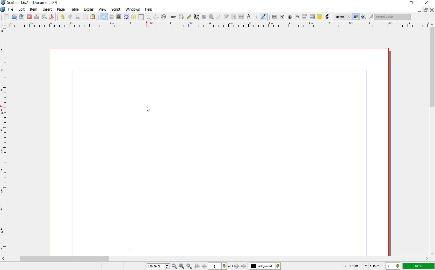 The height and width of the screenshot is (270, 435). I want to click on EXTRAS, so click(89, 10).